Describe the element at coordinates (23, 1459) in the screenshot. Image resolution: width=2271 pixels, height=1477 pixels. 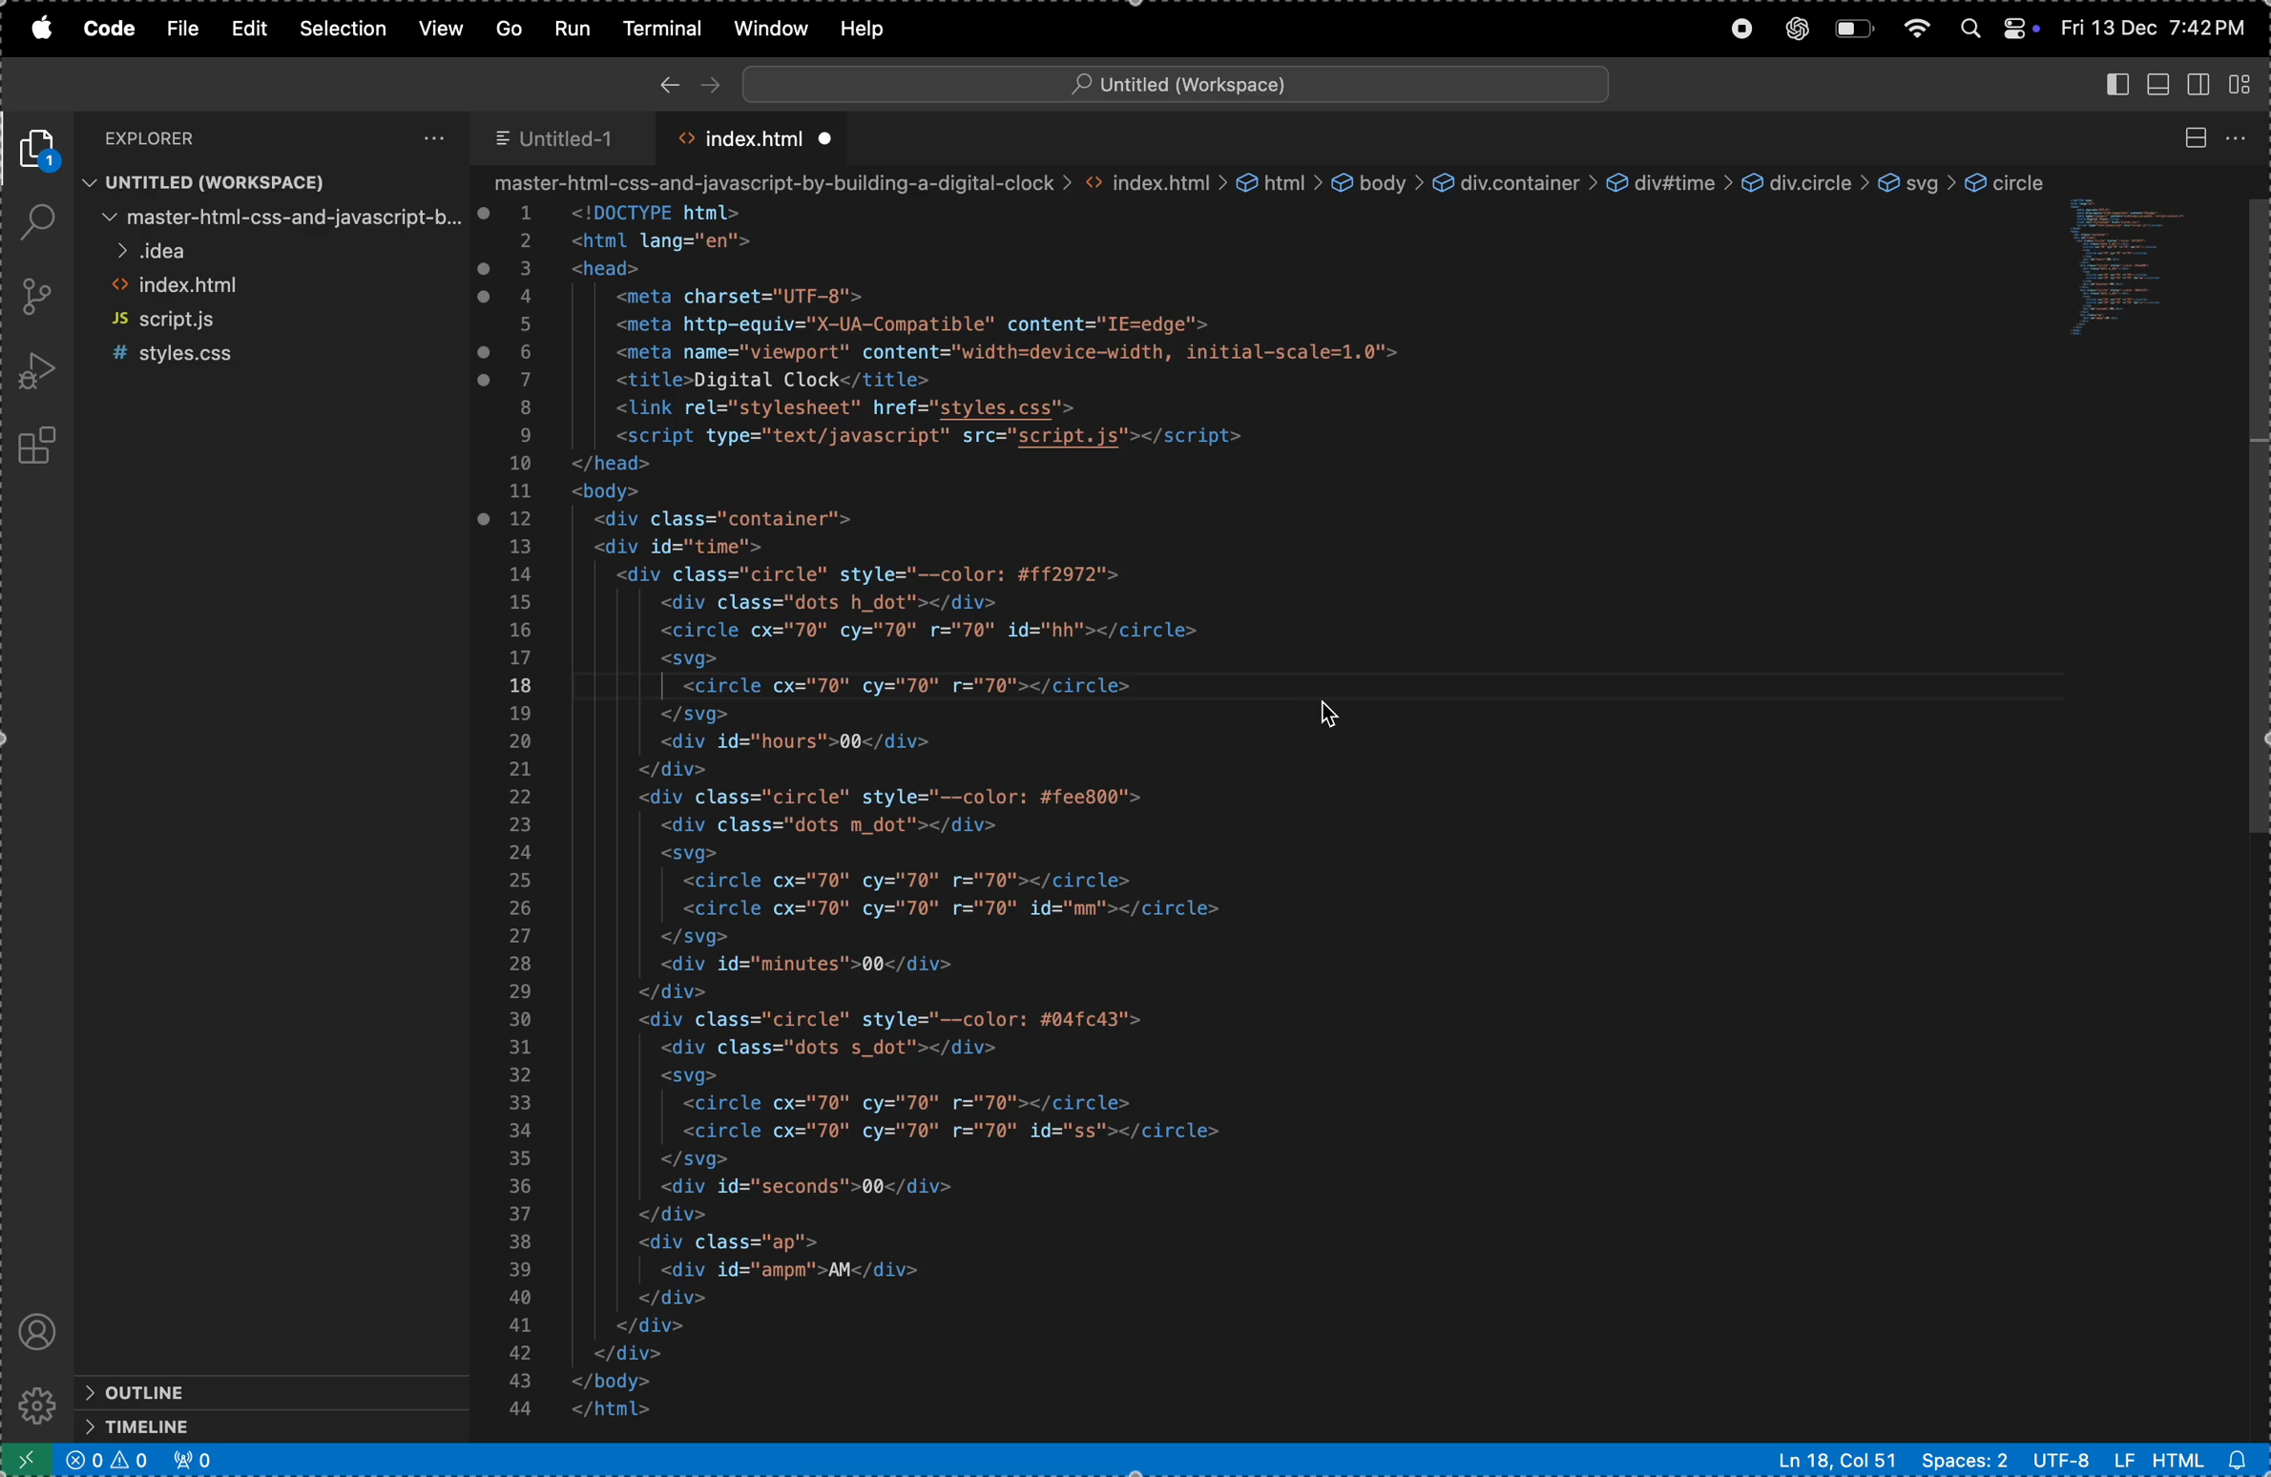
I see `open remote window` at that location.